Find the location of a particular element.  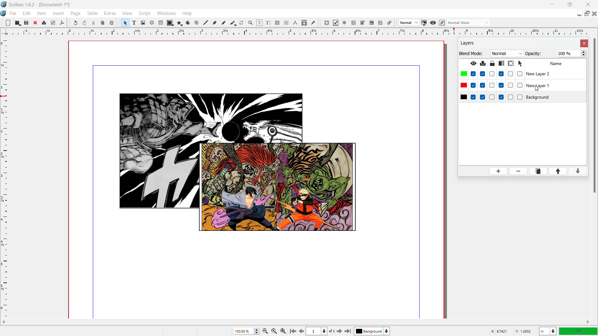

redo is located at coordinates (85, 23).